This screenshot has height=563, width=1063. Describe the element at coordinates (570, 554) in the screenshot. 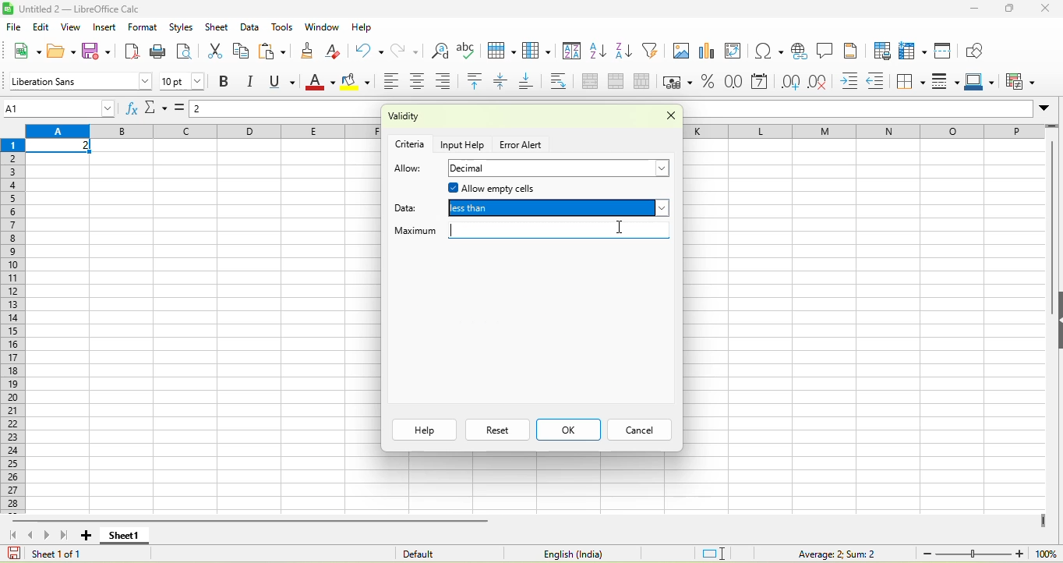

I see `text language` at that location.